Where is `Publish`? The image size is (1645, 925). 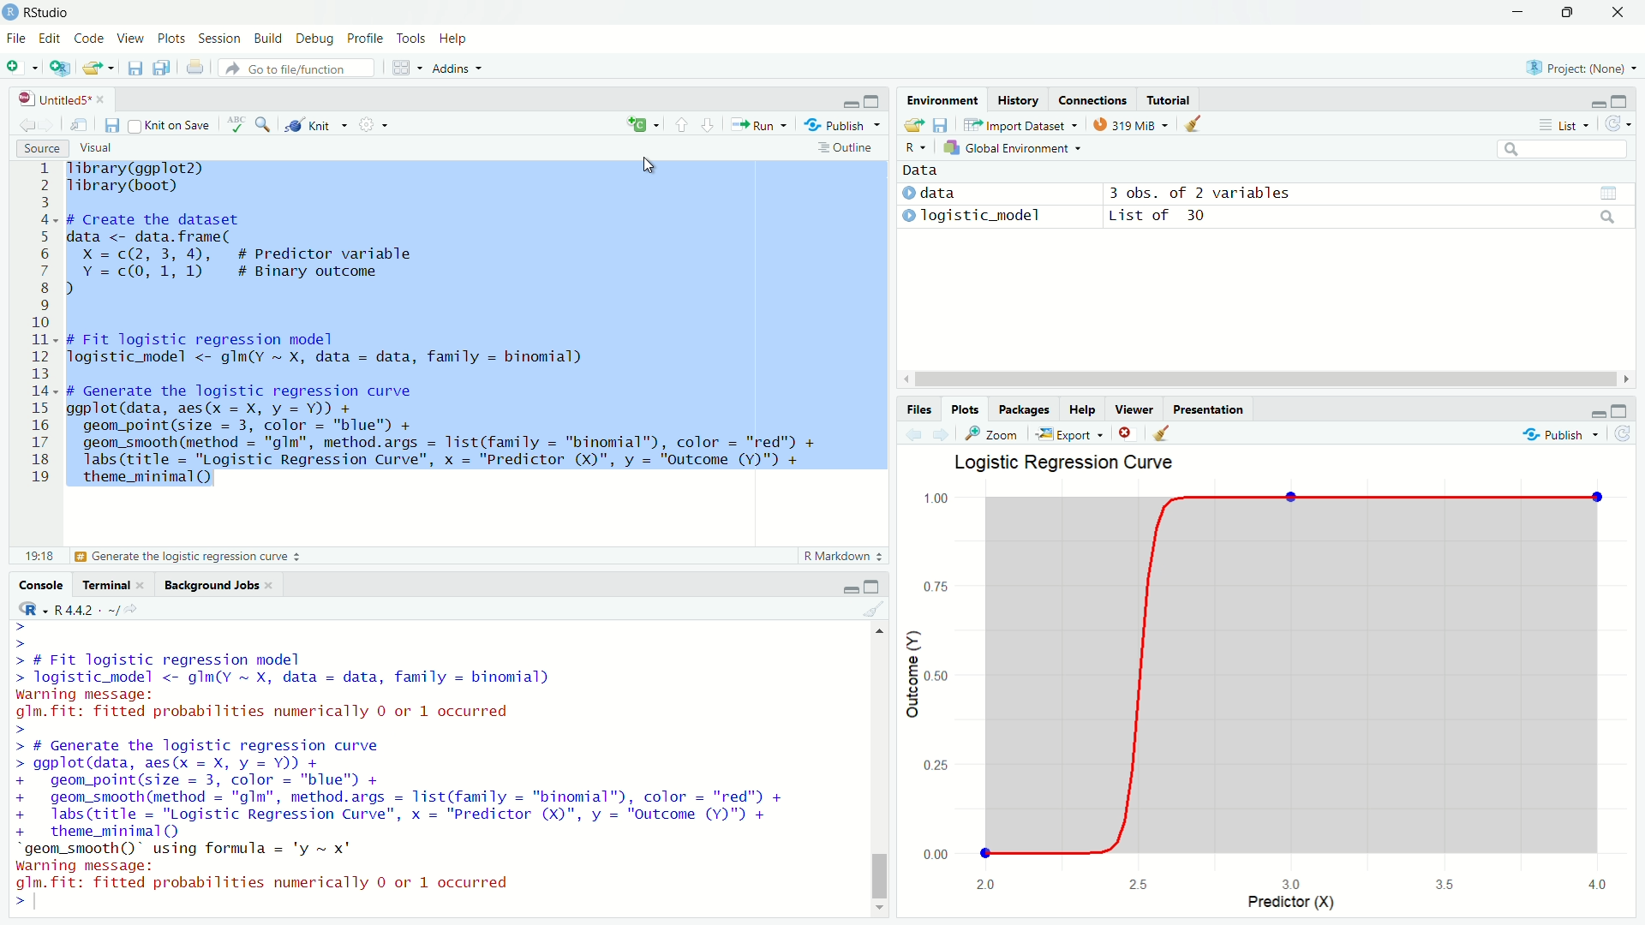 Publish is located at coordinates (841, 124).